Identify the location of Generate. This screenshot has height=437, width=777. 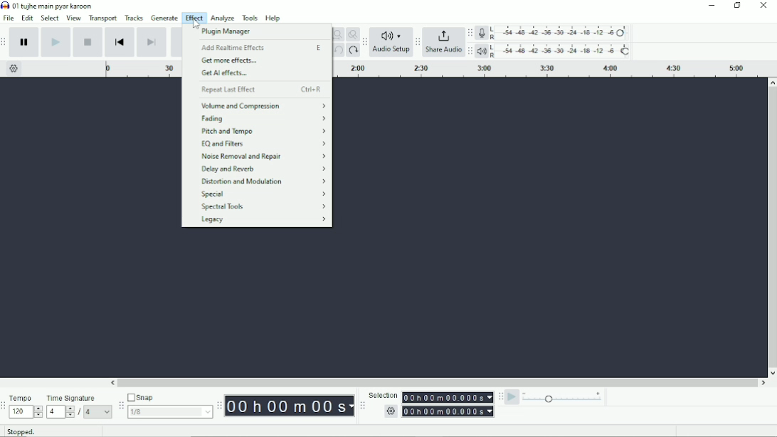
(165, 18).